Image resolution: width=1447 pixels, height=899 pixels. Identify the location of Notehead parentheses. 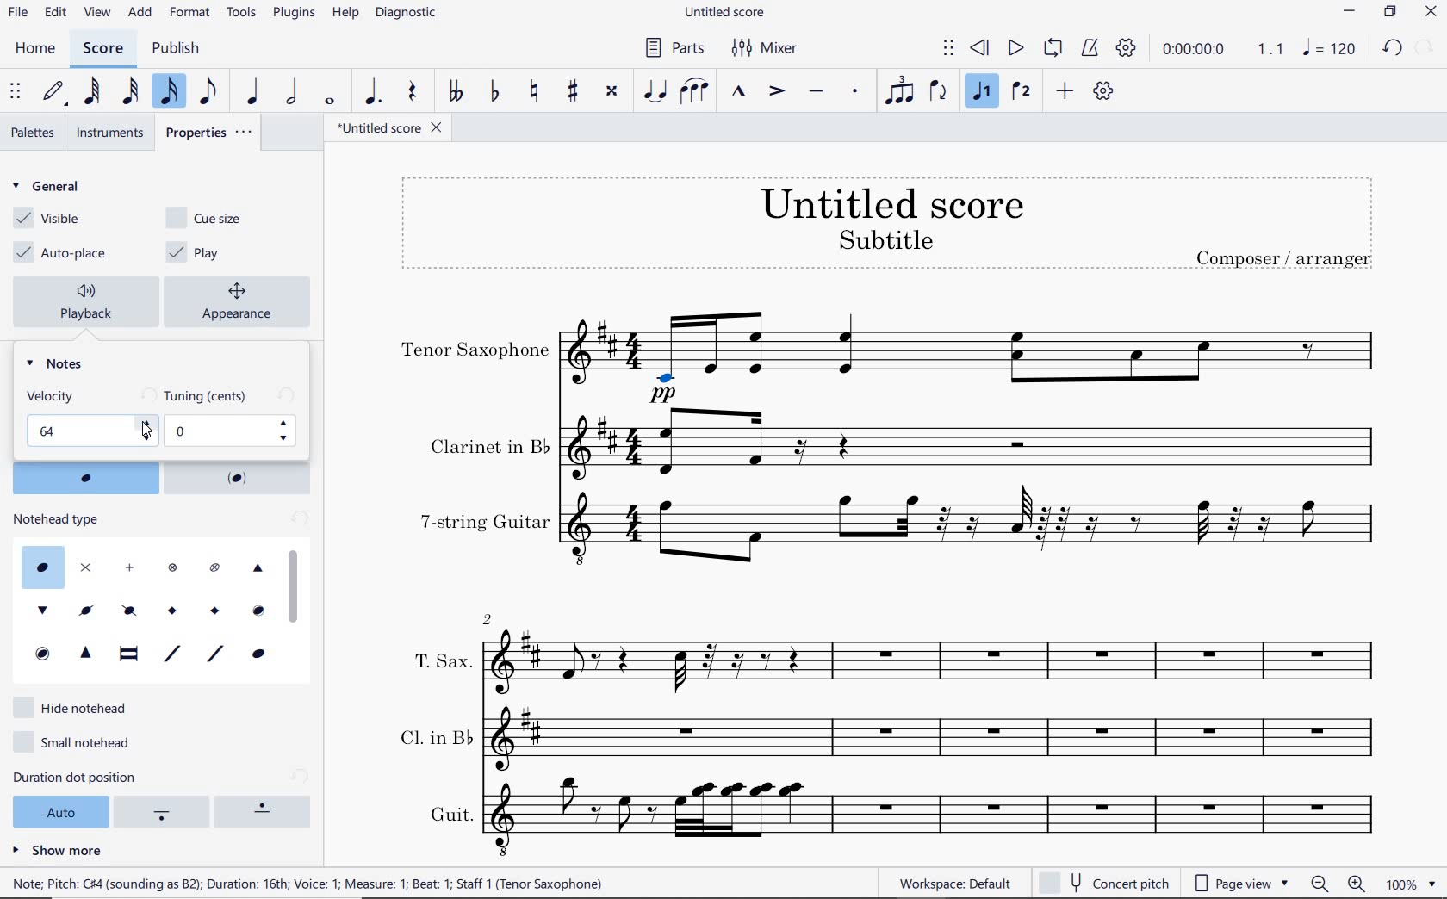
(239, 478).